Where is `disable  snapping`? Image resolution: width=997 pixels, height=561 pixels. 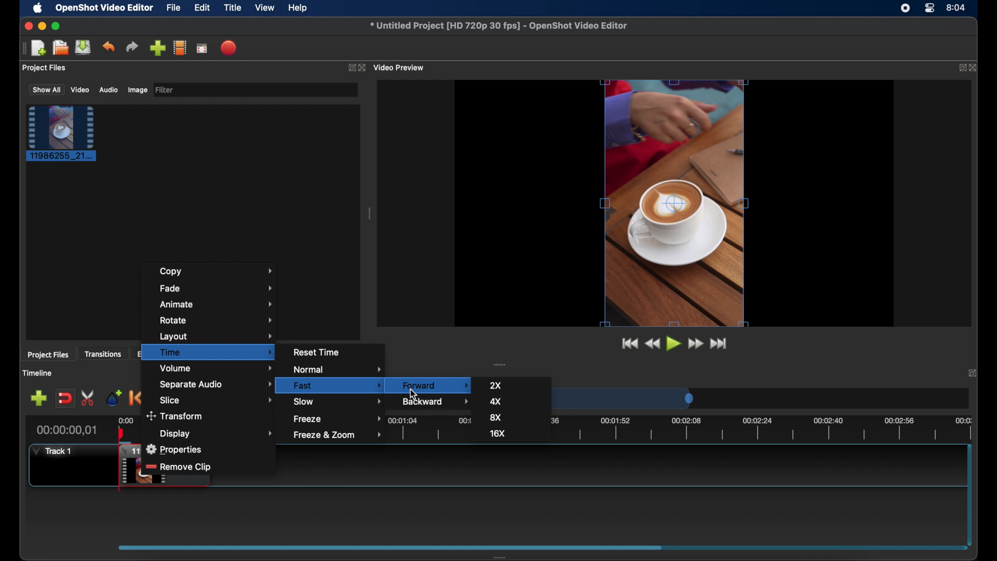 disable  snapping is located at coordinates (64, 397).